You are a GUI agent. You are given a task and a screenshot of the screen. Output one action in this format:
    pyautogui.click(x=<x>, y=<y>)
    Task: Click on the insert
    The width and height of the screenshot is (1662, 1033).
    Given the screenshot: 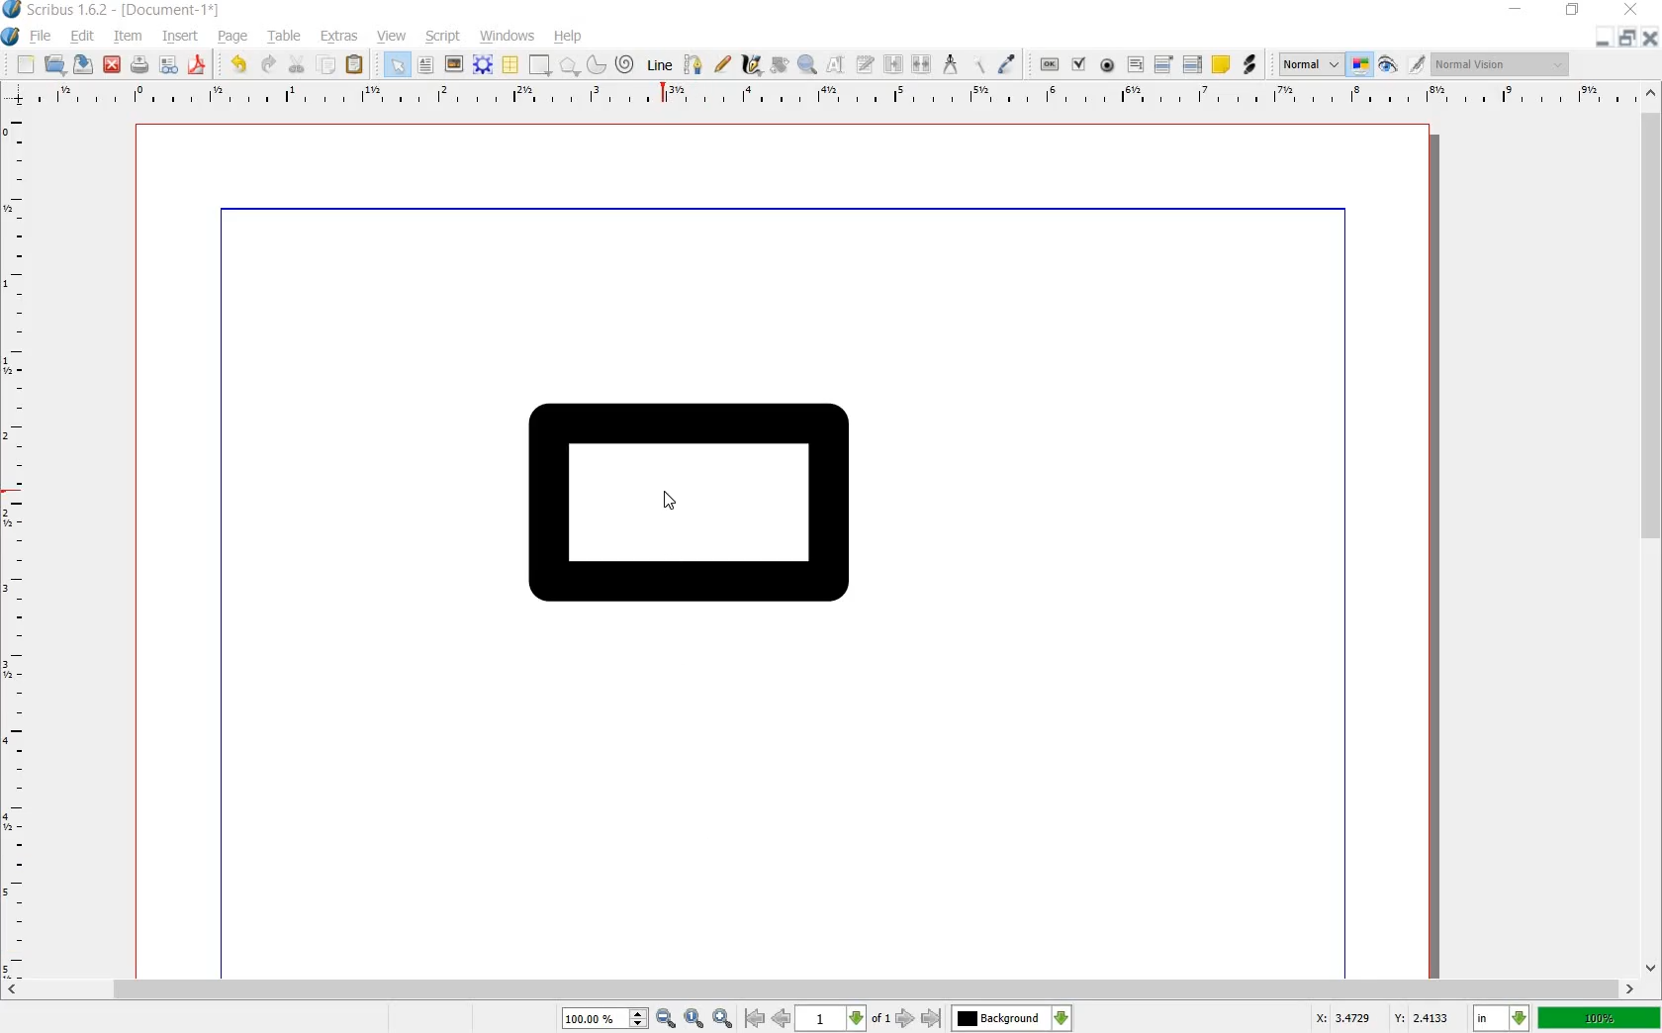 What is the action you would take?
    pyautogui.click(x=181, y=38)
    